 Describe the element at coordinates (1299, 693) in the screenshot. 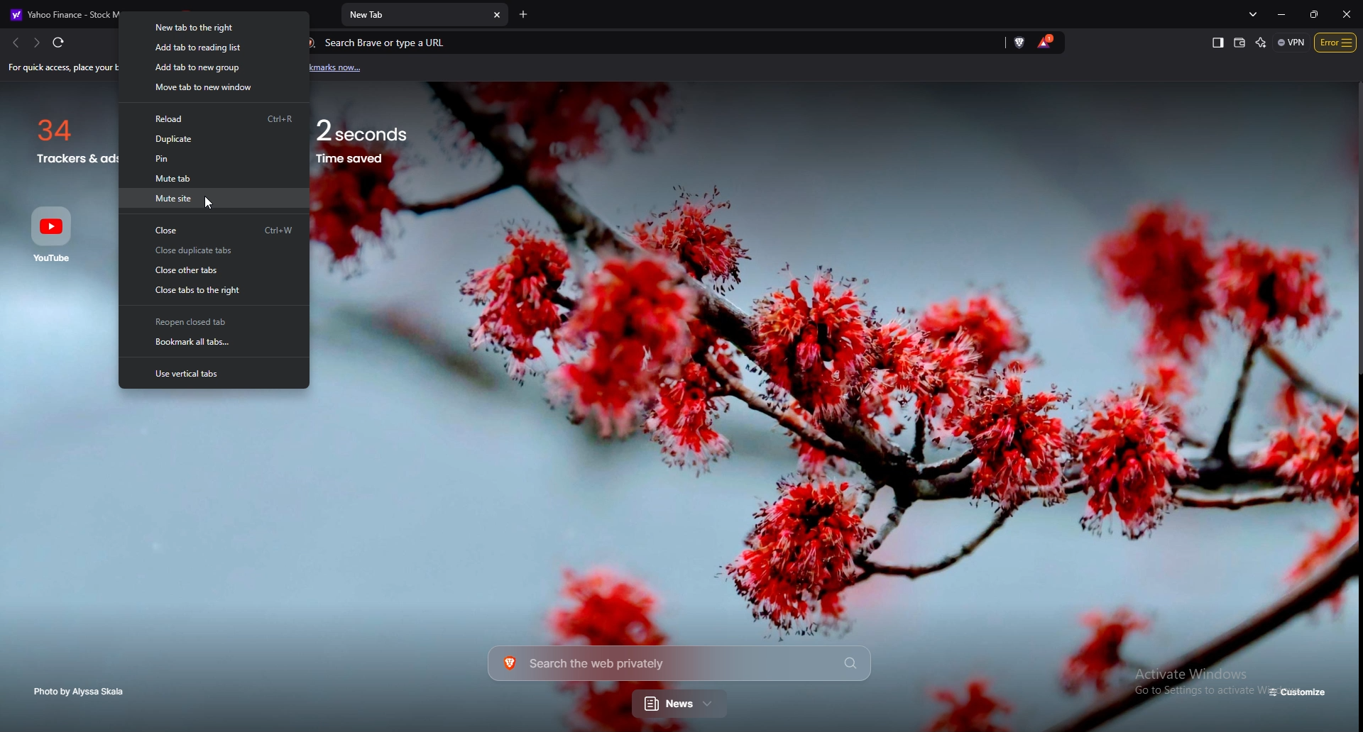

I see `customize` at that location.